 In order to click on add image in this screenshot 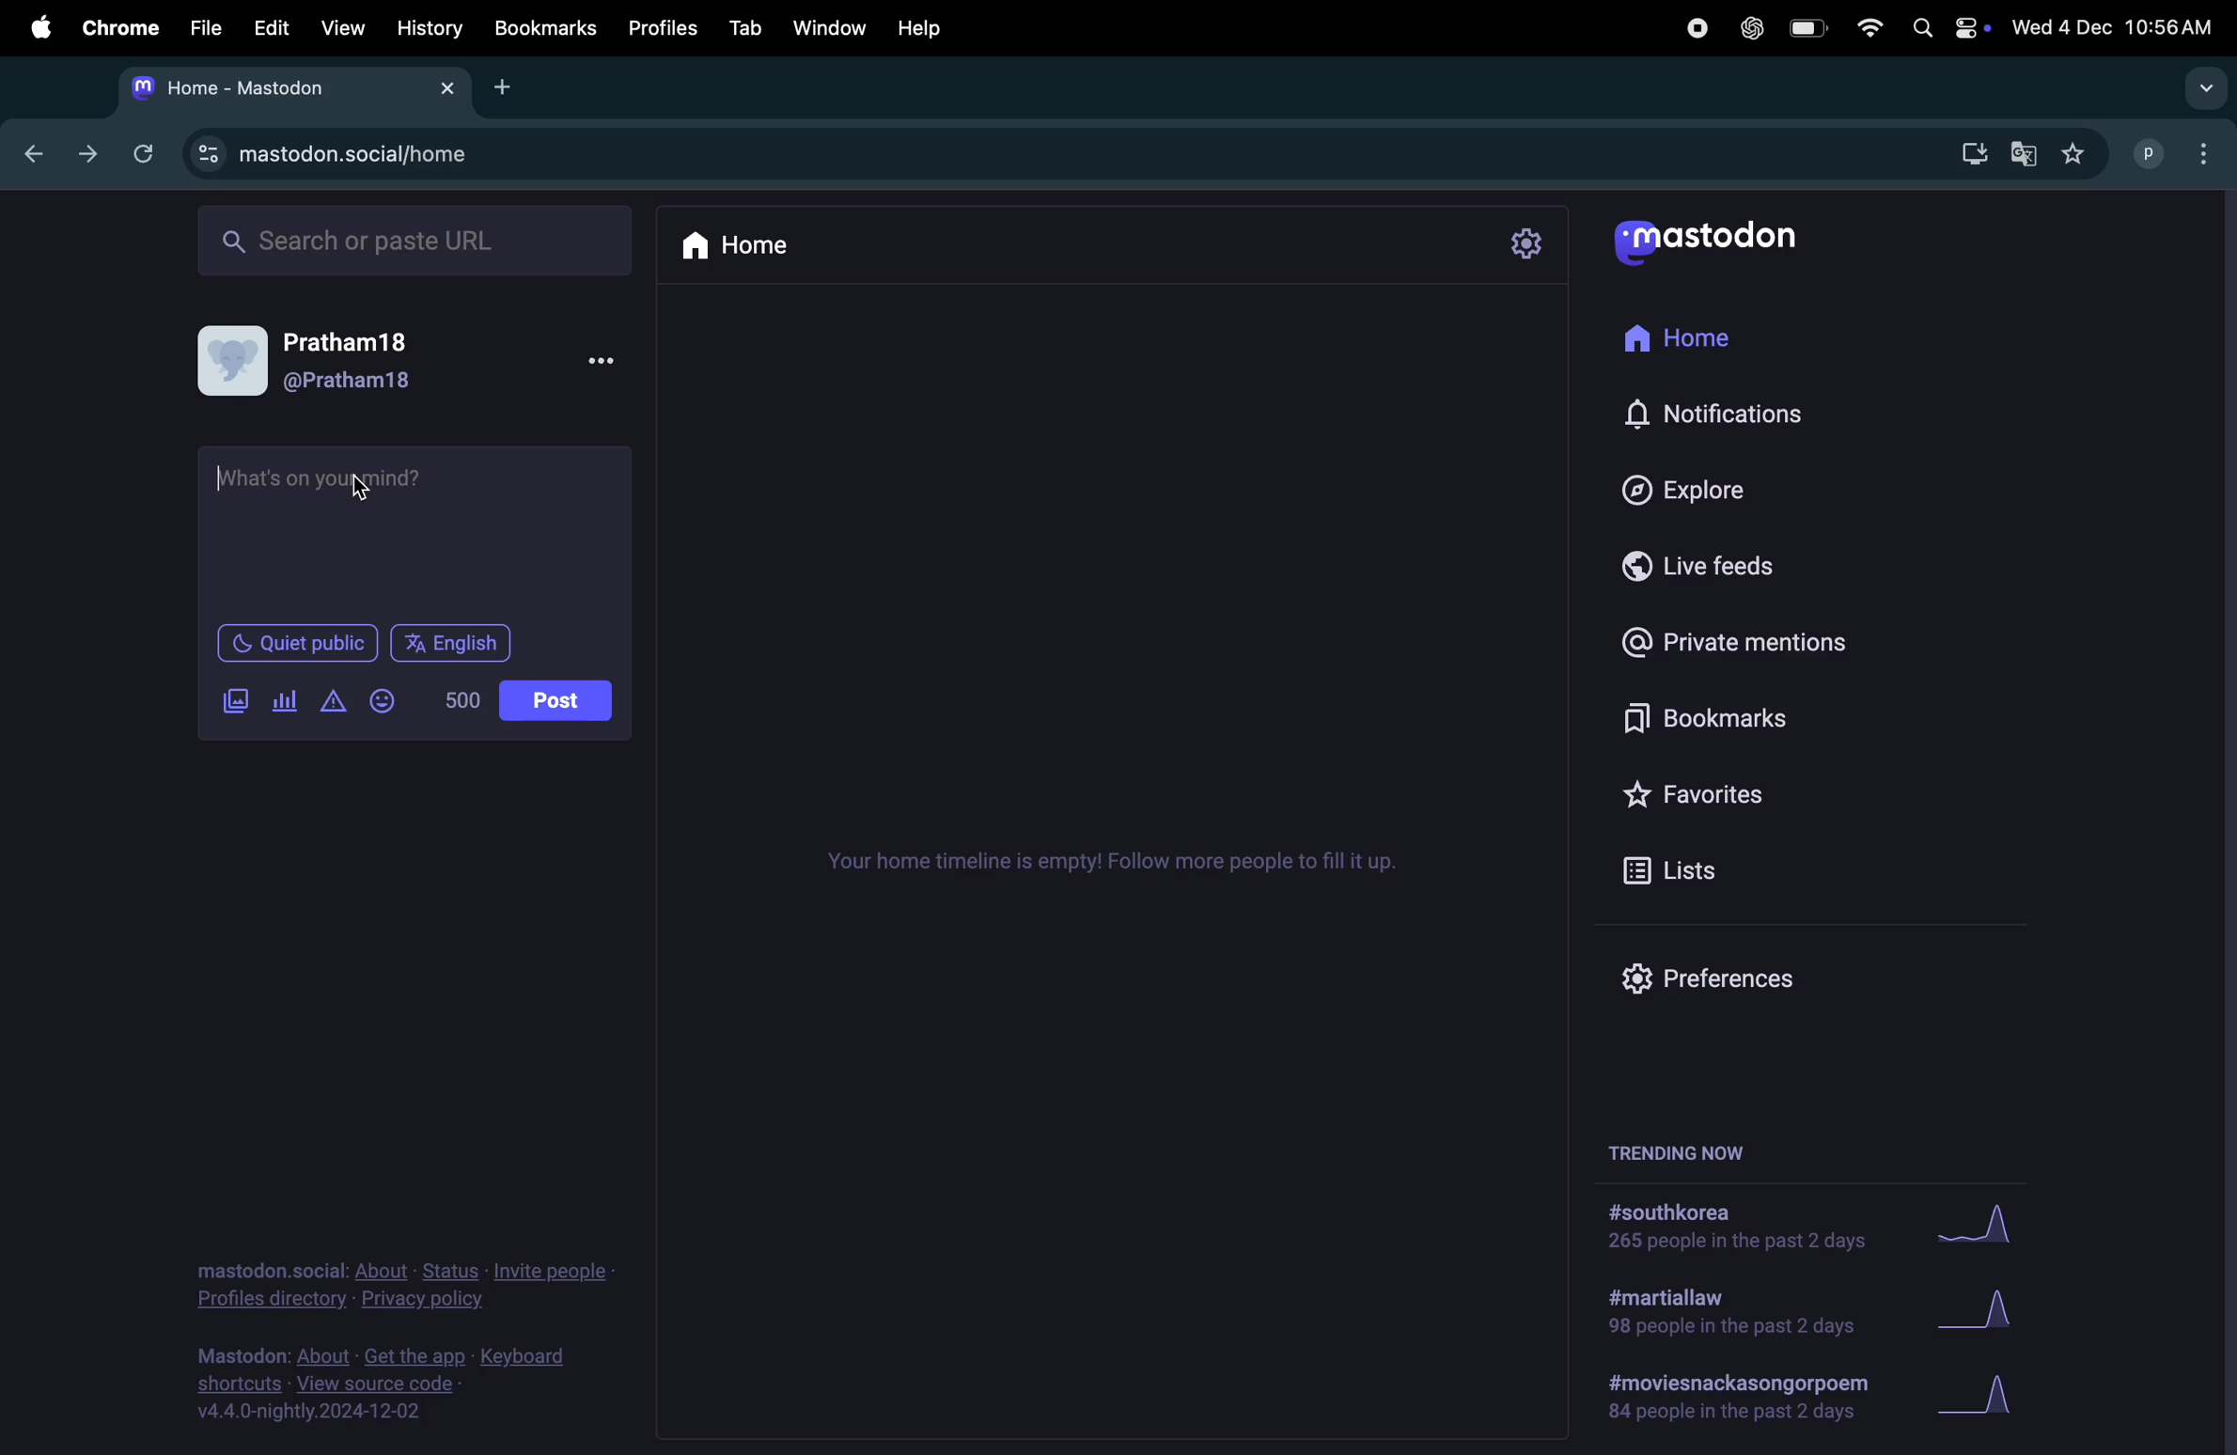, I will do `click(238, 702)`.